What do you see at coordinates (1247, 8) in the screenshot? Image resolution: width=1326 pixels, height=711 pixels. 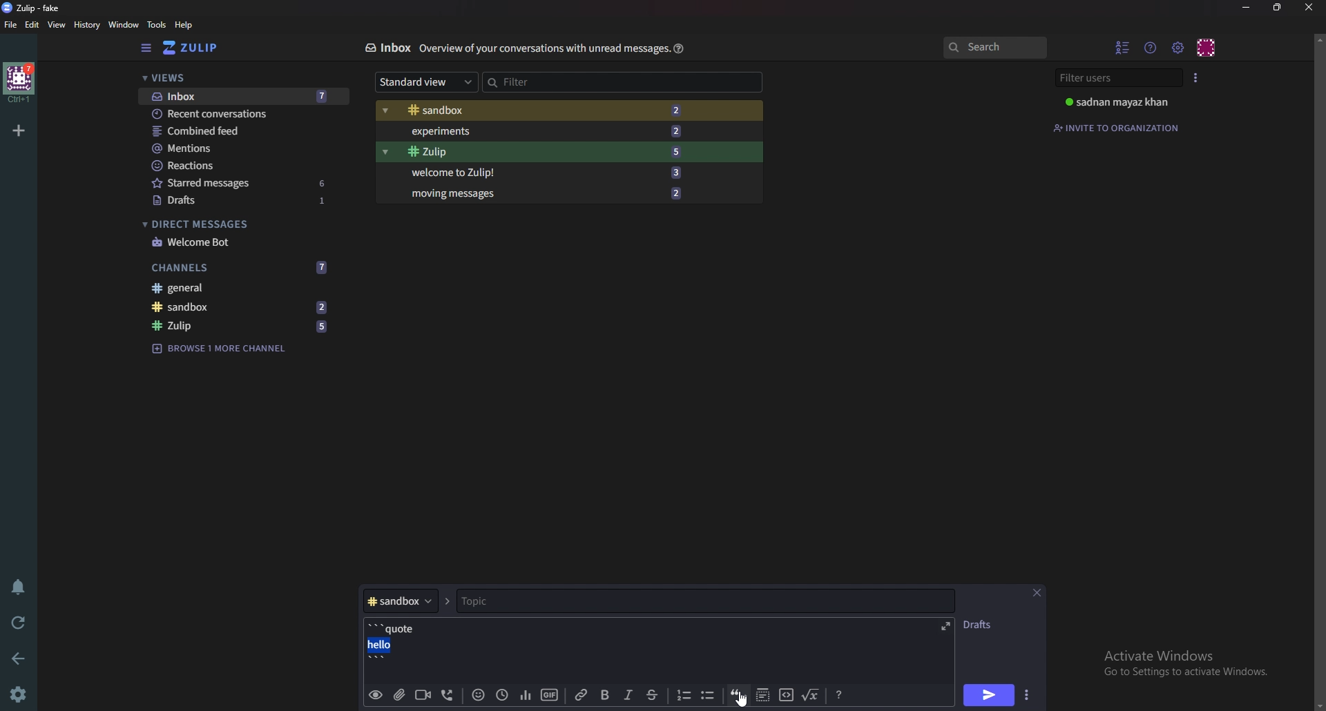 I see `Minimize` at bounding box center [1247, 8].